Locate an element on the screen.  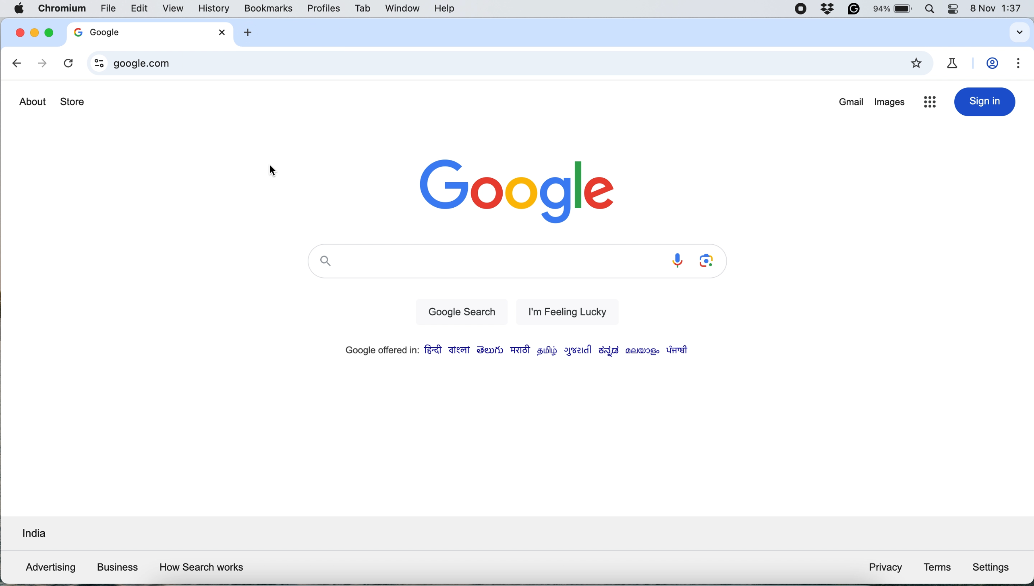
profile is located at coordinates (995, 64).